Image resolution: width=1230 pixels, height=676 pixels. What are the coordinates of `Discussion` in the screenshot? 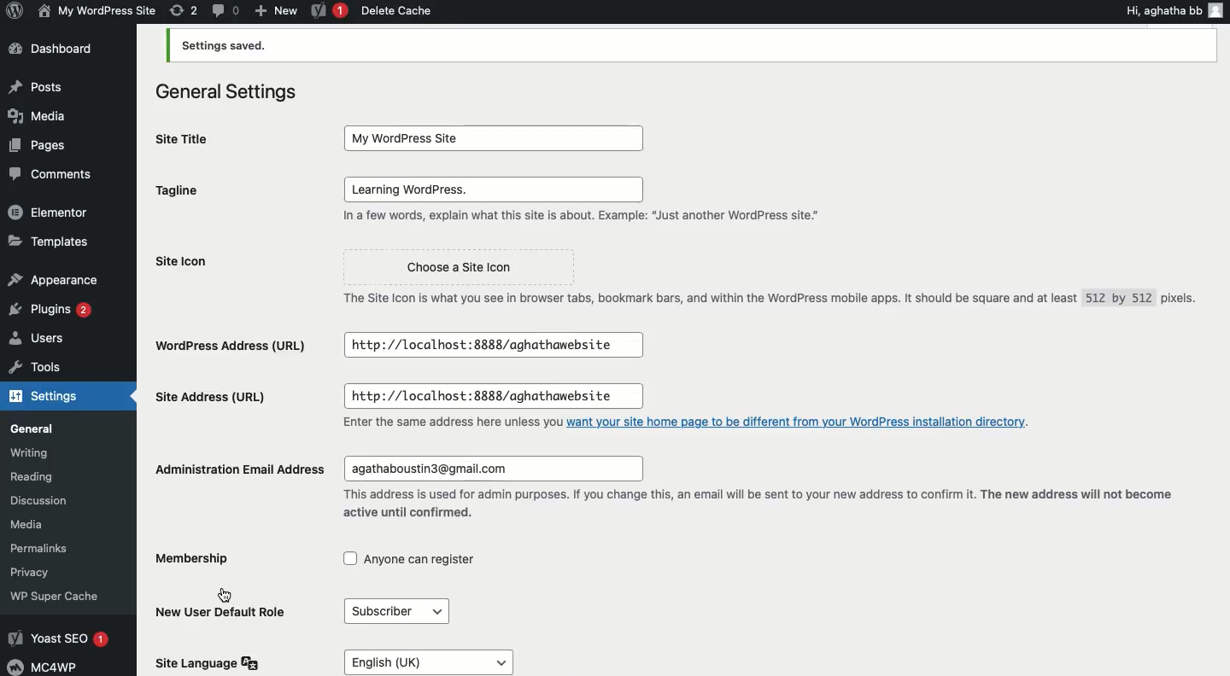 It's located at (49, 499).